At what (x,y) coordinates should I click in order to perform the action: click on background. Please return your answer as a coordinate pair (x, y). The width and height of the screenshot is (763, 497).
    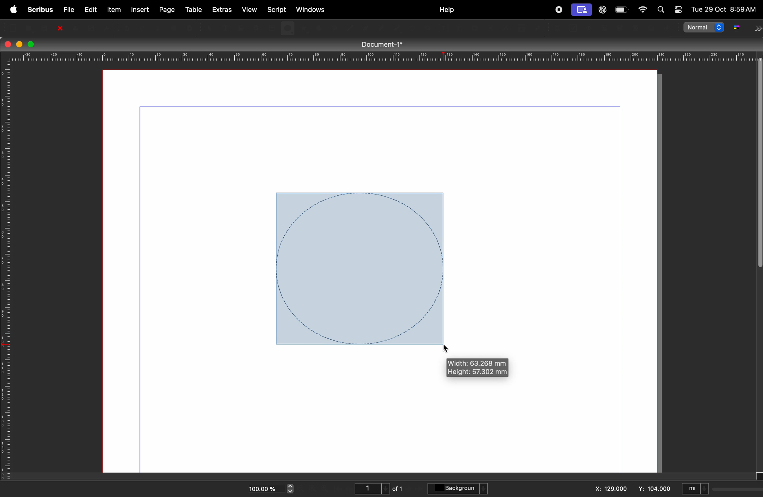
    Looking at the image, I should click on (459, 489).